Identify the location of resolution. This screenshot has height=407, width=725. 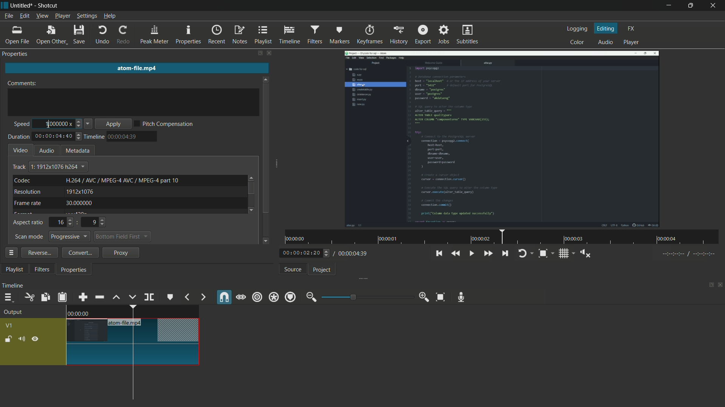
(27, 192).